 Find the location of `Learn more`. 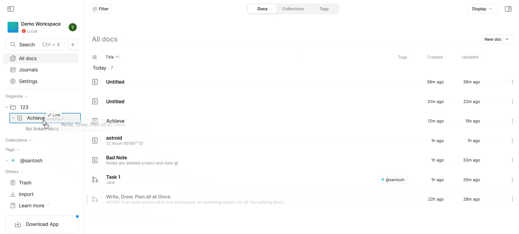

Learn more is located at coordinates (30, 206).